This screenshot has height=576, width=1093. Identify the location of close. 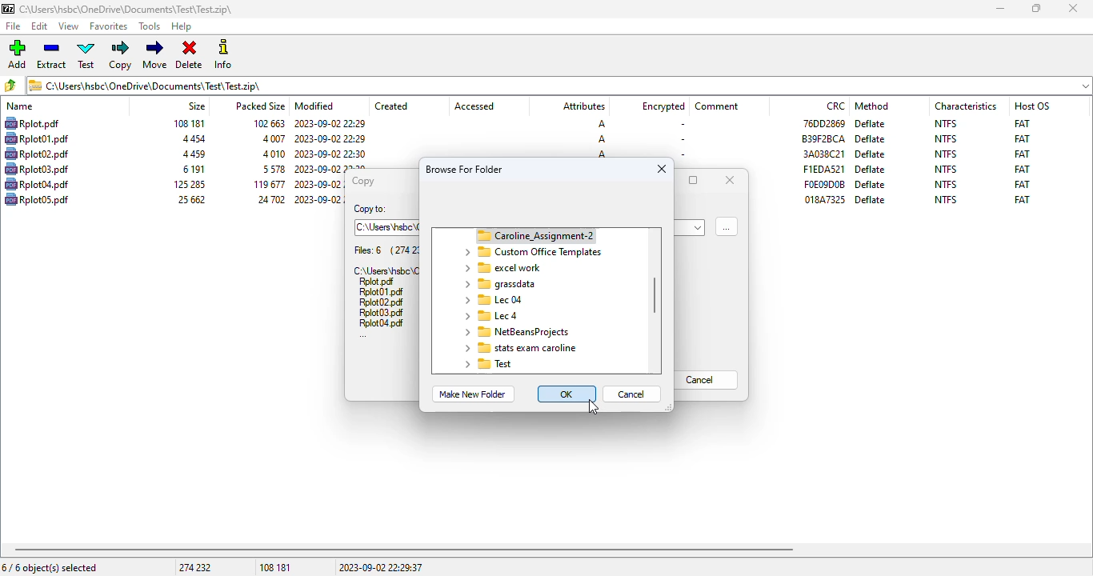
(662, 169).